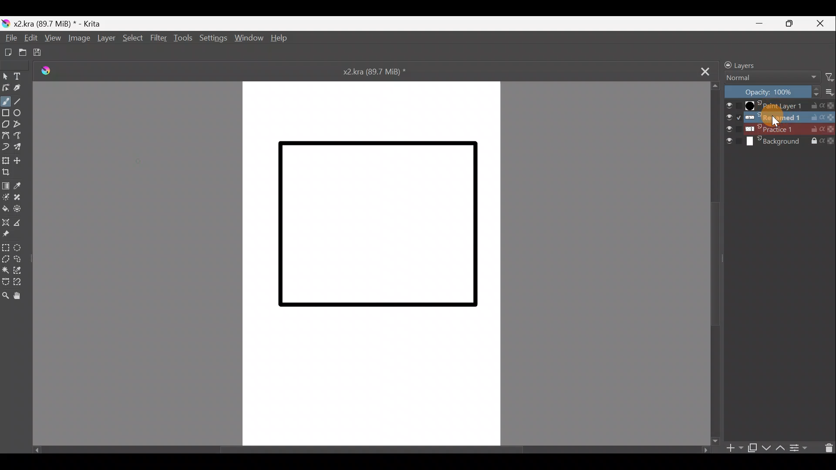 The width and height of the screenshot is (836, 470). Describe the element at coordinates (20, 90) in the screenshot. I see `Calligraphy` at that location.